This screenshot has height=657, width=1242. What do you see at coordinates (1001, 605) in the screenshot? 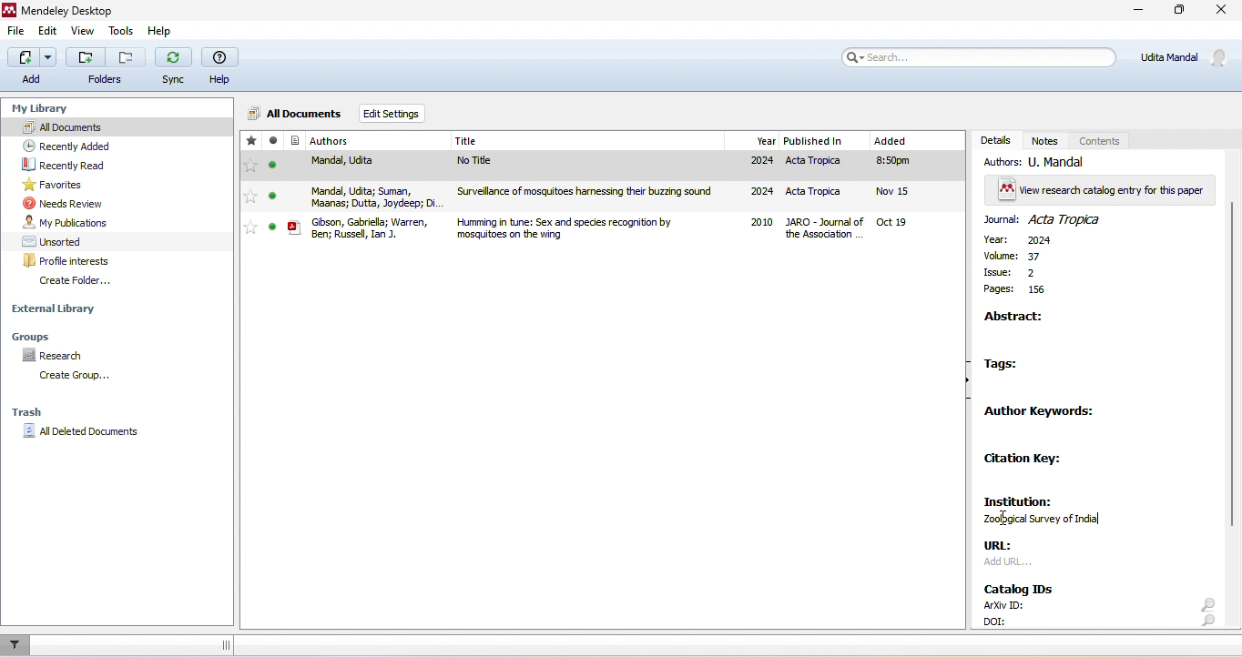
I see `ar-xiv id` at bounding box center [1001, 605].